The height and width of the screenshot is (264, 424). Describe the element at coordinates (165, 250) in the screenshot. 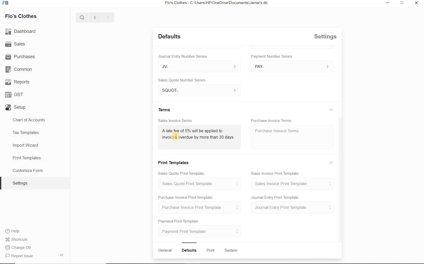

I see `General` at that location.